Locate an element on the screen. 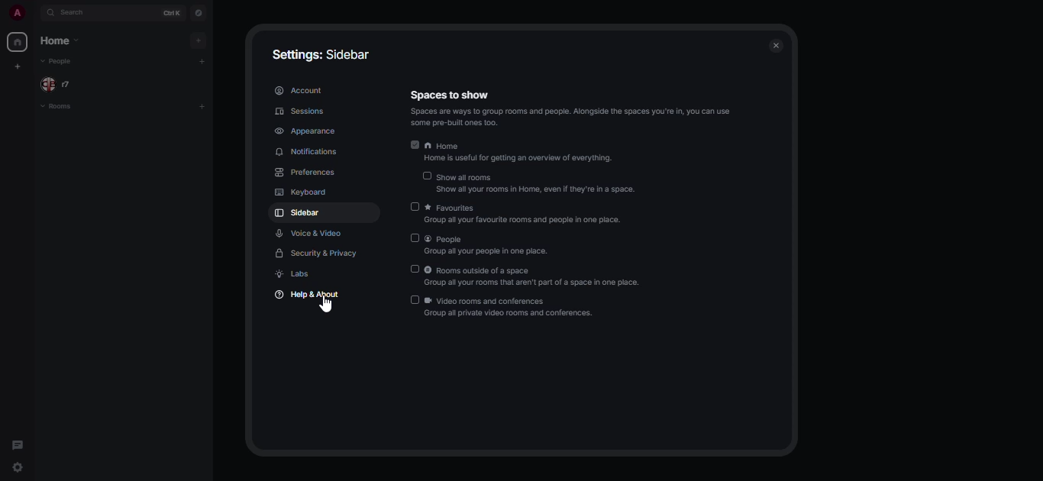  expand is located at coordinates (35, 12).